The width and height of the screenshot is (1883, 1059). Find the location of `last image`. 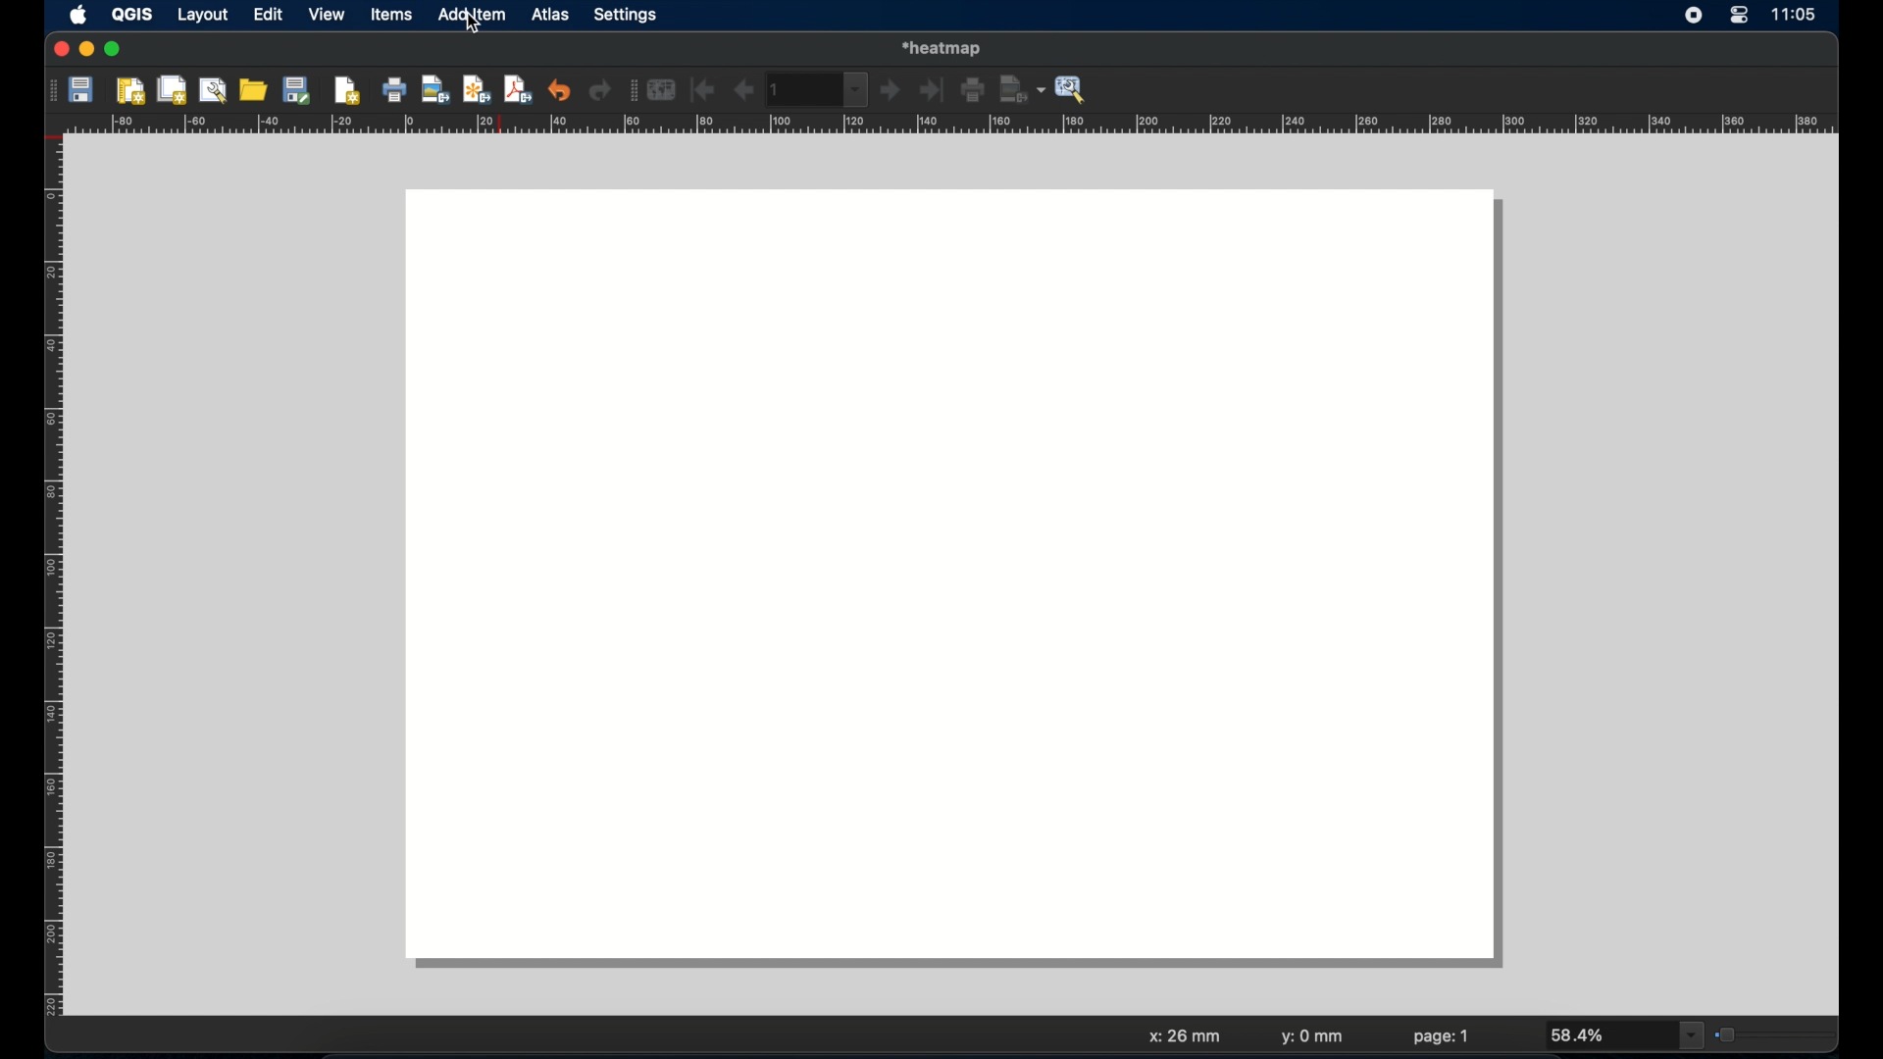

last image is located at coordinates (935, 91).